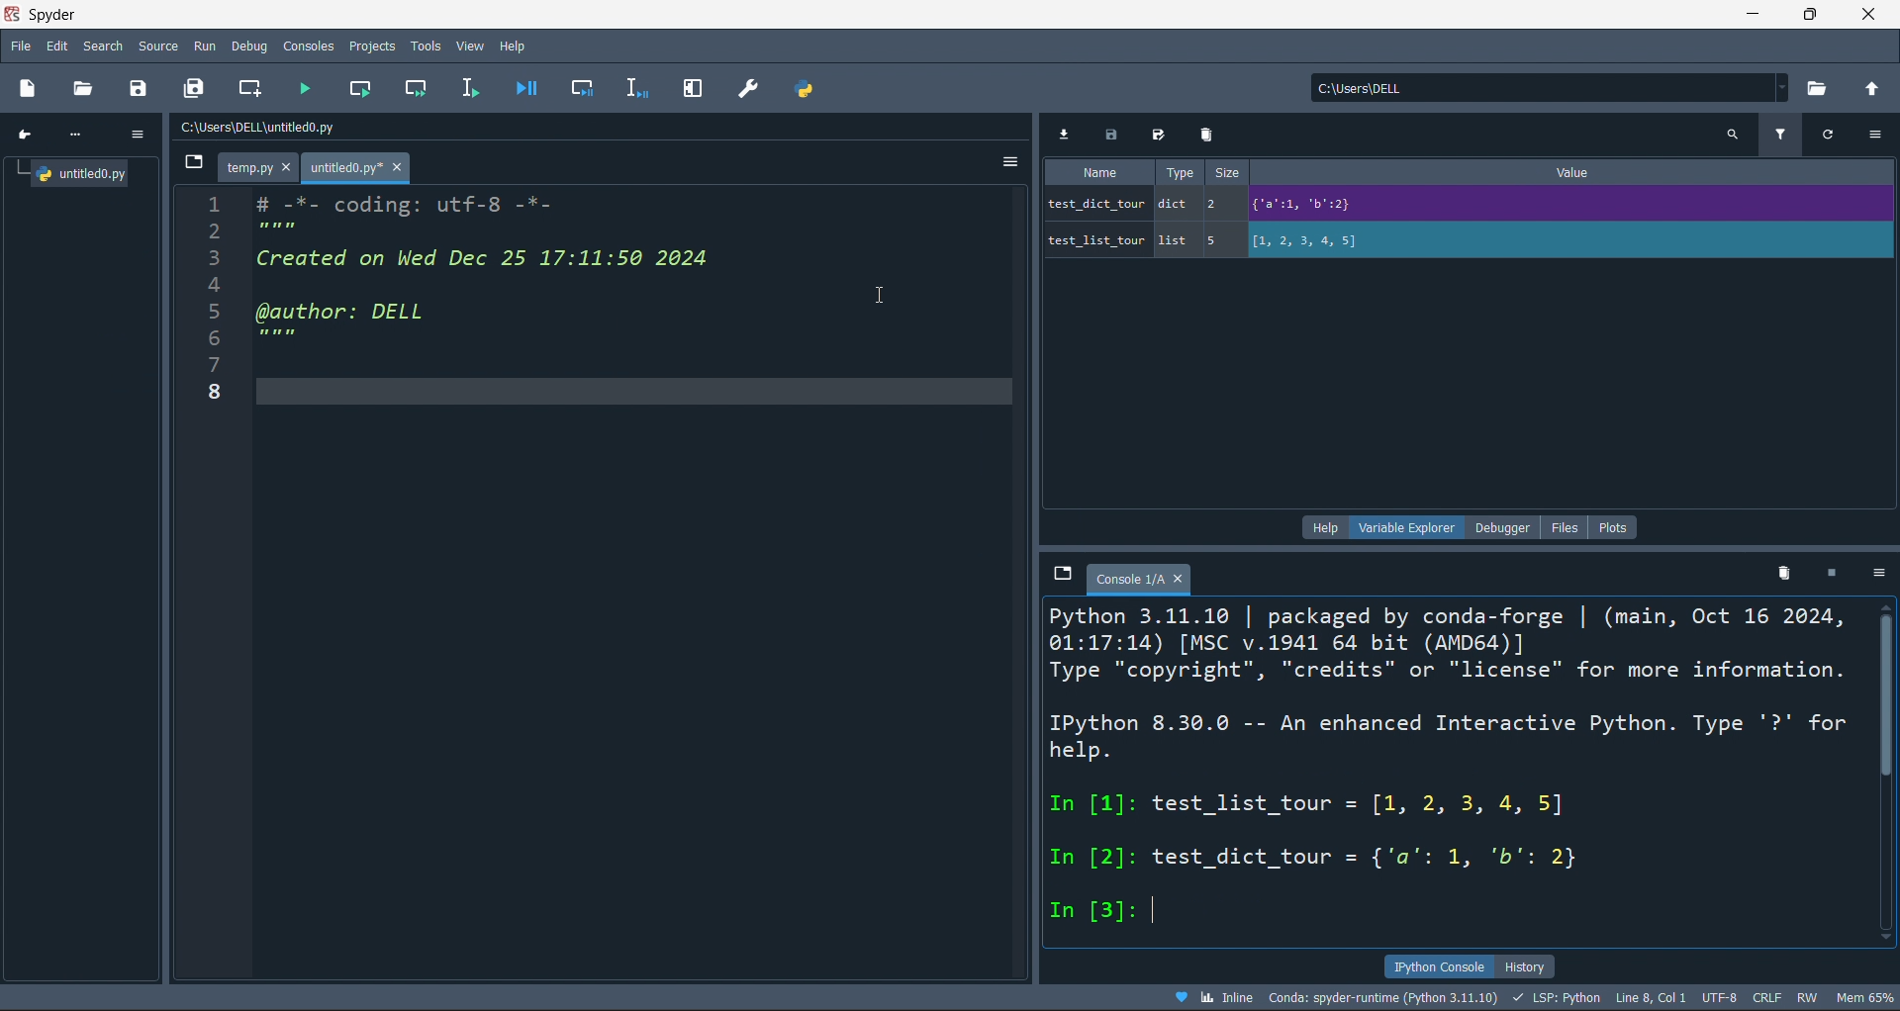 This screenshot has height=1011, width=1900. What do you see at coordinates (1093, 204) in the screenshot?
I see `variable` at bounding box center [1093, 204].